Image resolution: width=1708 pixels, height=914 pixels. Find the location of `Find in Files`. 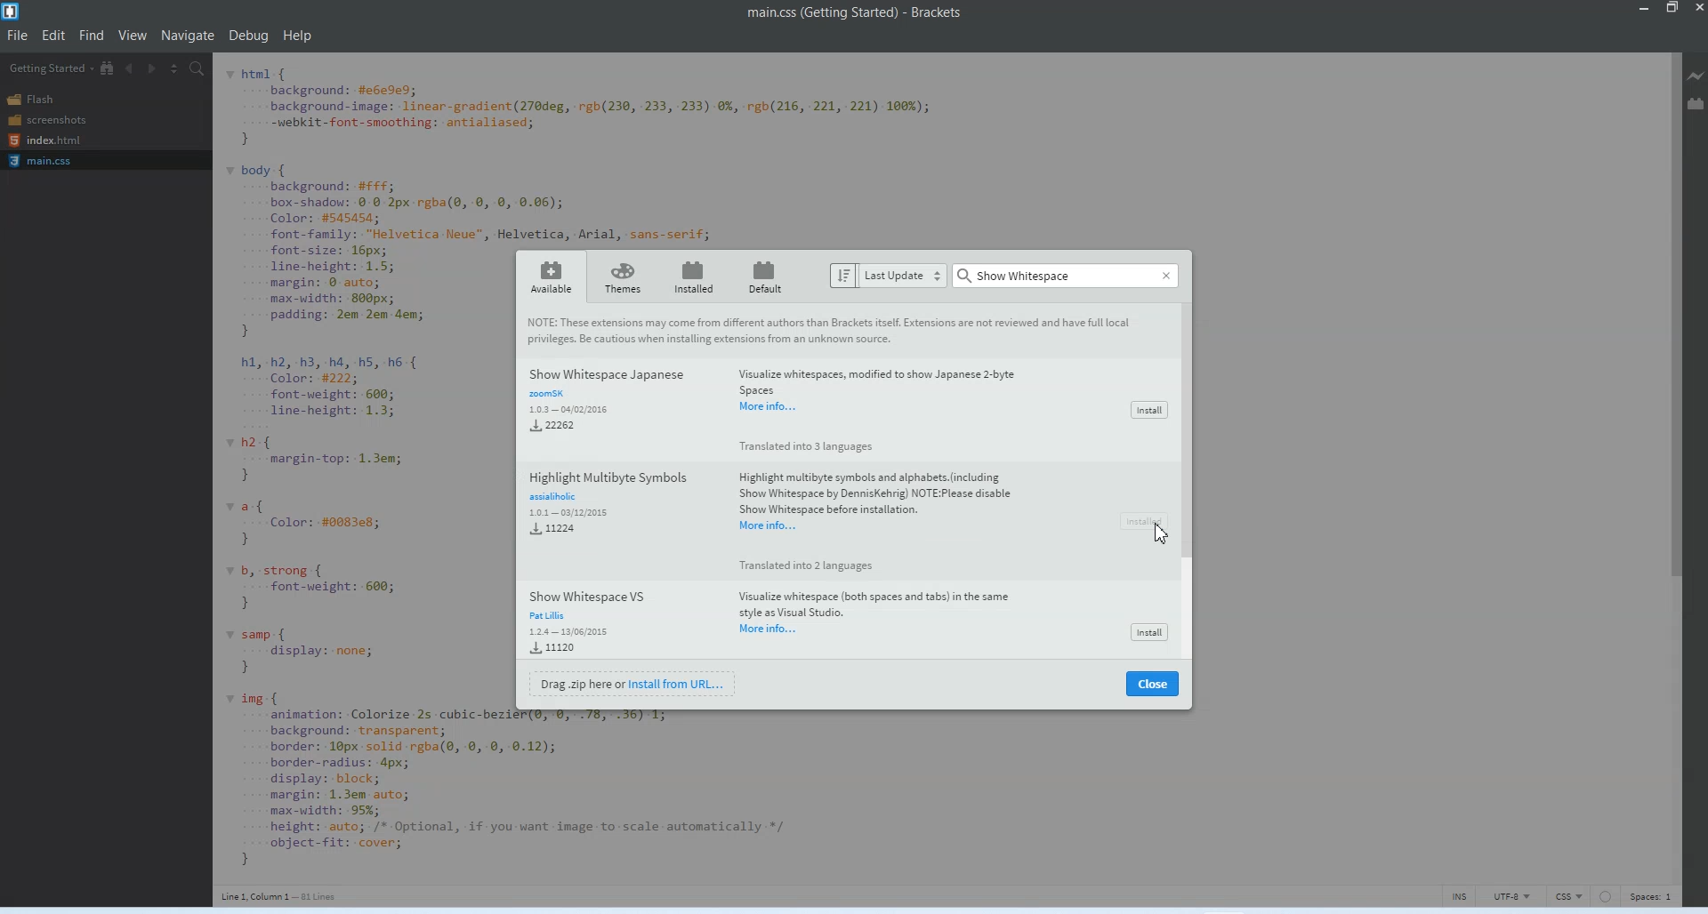

Find in Files is located at coordinates (198, 68).